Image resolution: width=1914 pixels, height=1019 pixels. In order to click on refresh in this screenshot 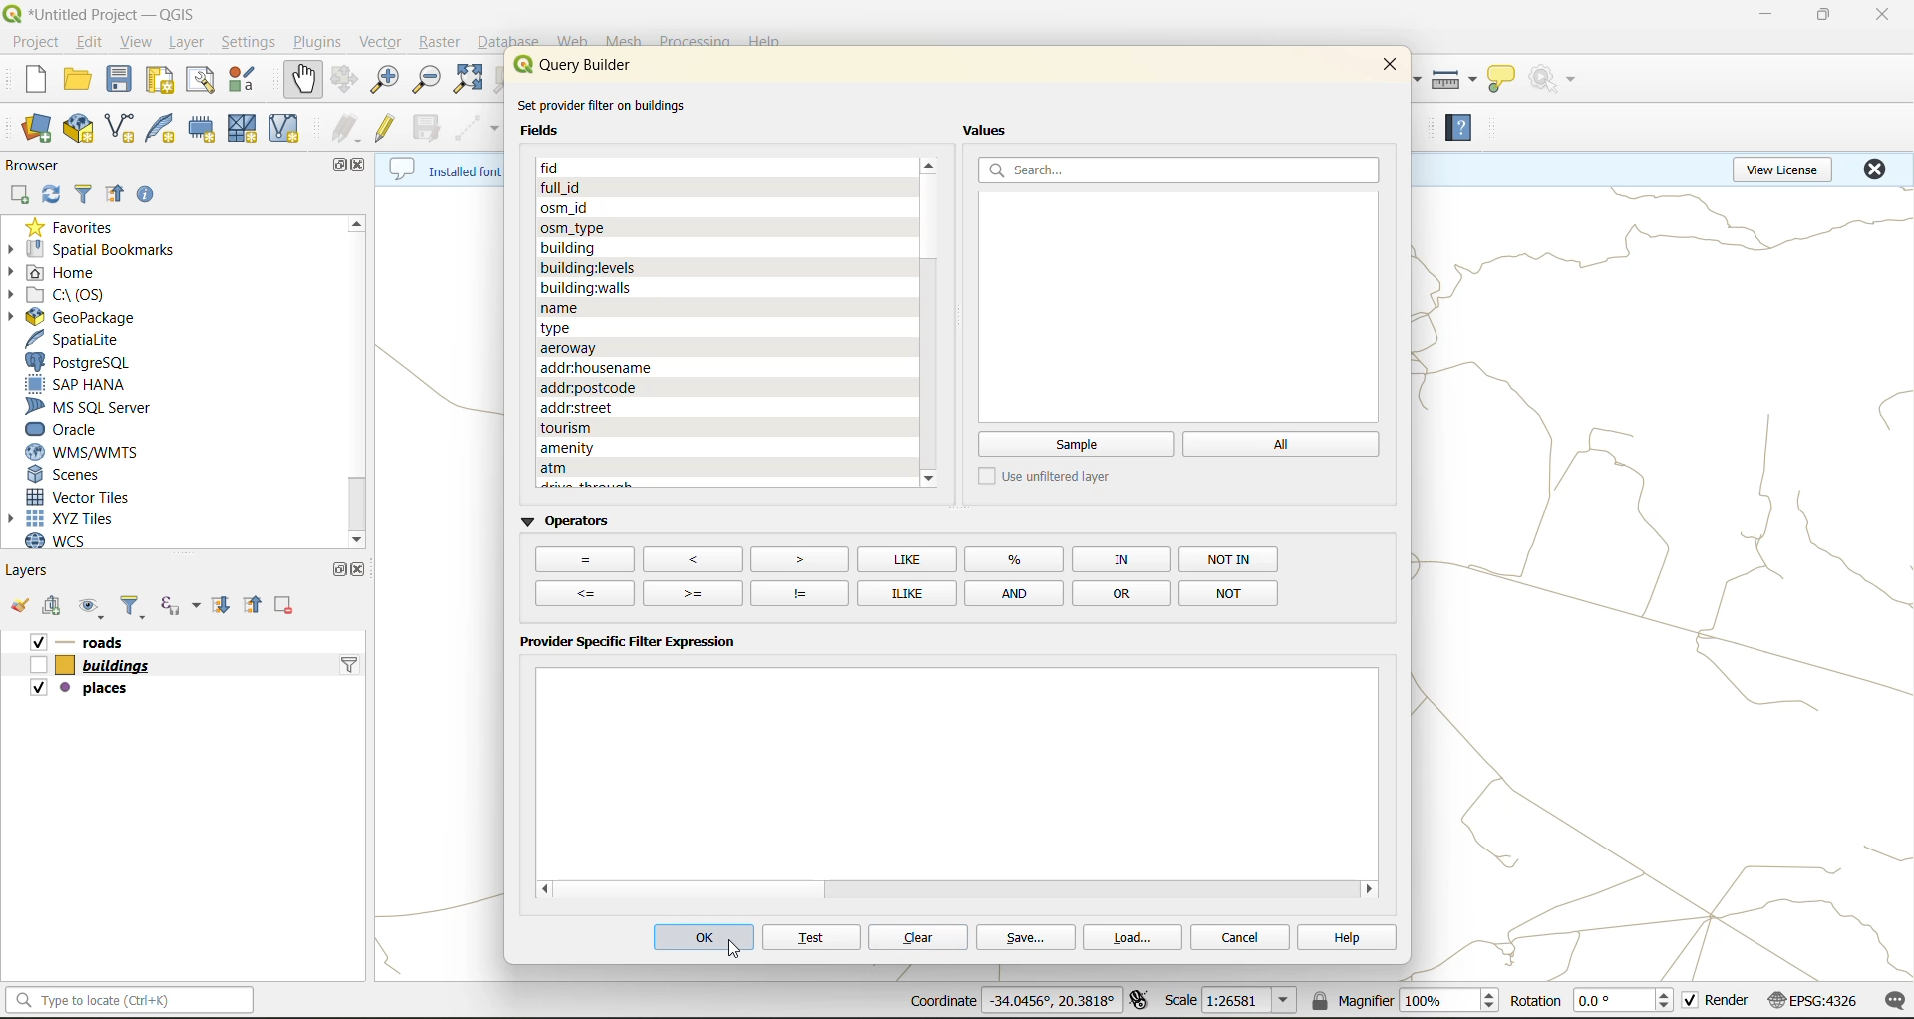, I will do `click(52, 195)`.